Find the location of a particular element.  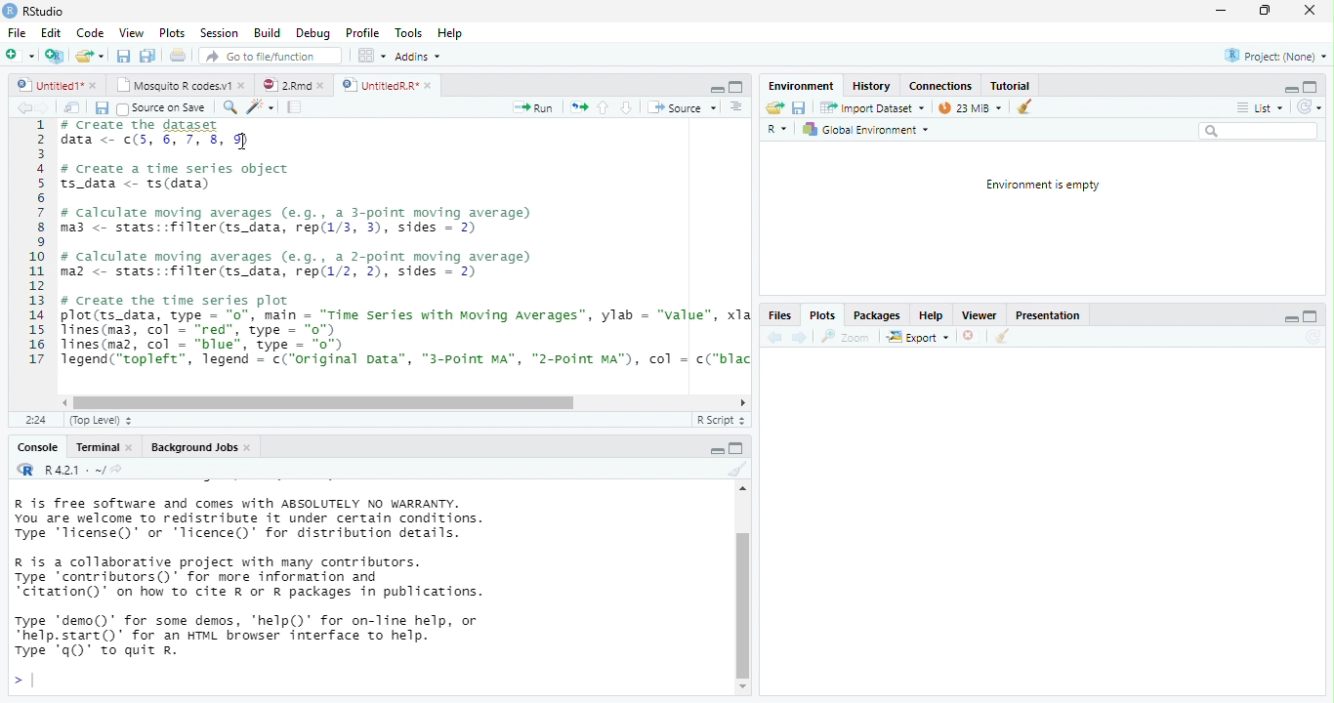

> is located at coordinates (22, 682).